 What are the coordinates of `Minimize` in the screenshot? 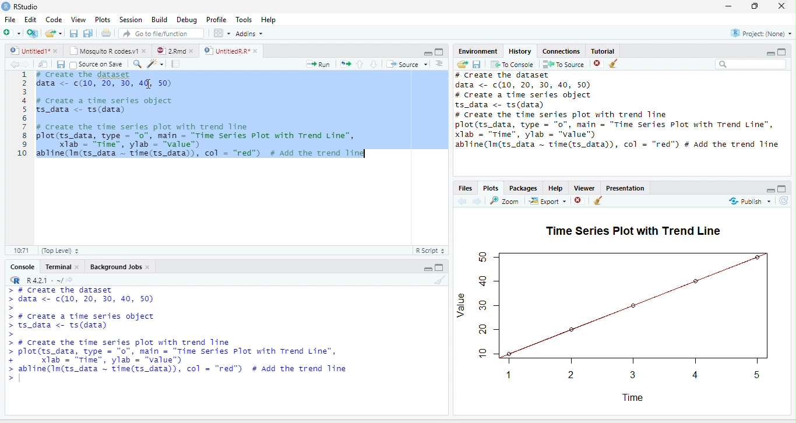 It's located at (770, 53).